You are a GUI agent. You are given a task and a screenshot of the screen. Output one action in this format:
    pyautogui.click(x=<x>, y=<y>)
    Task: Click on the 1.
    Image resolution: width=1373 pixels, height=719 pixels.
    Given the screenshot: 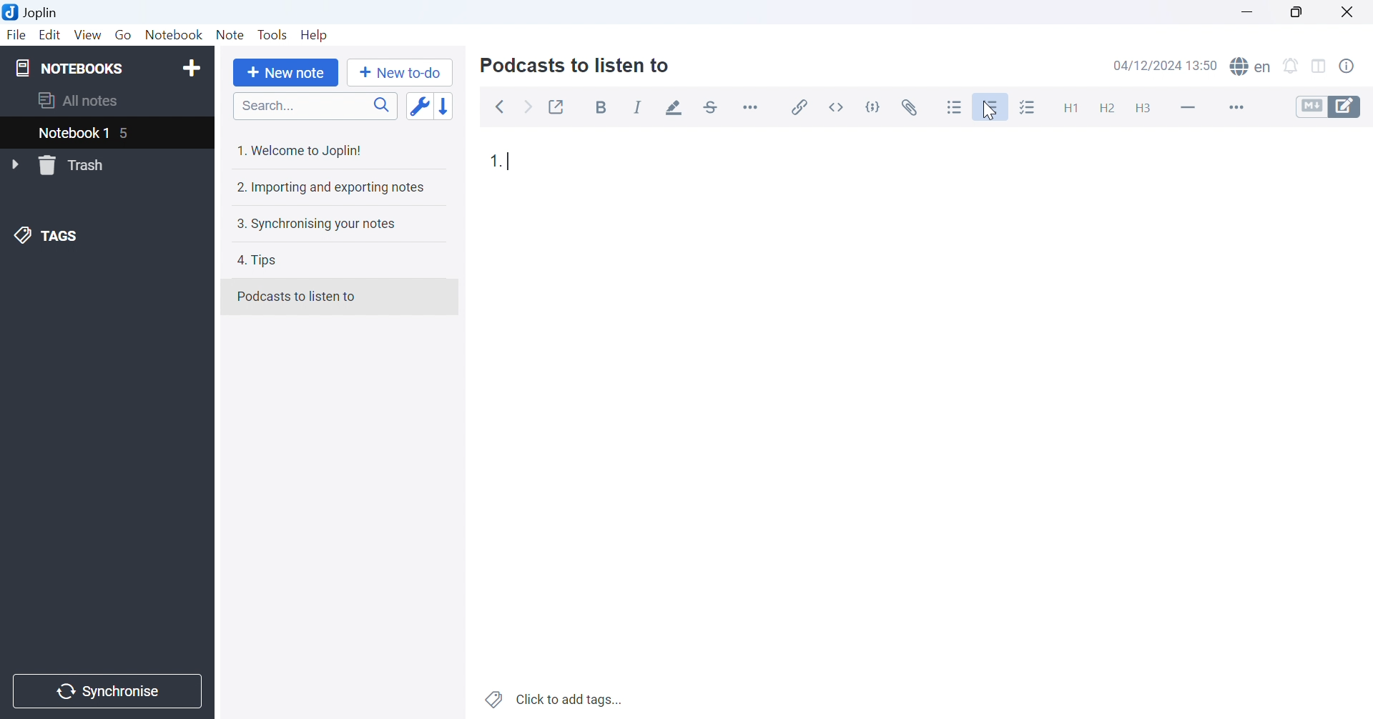 What is the action you would take?
    pyautogui.click(x=494, y=159)
    